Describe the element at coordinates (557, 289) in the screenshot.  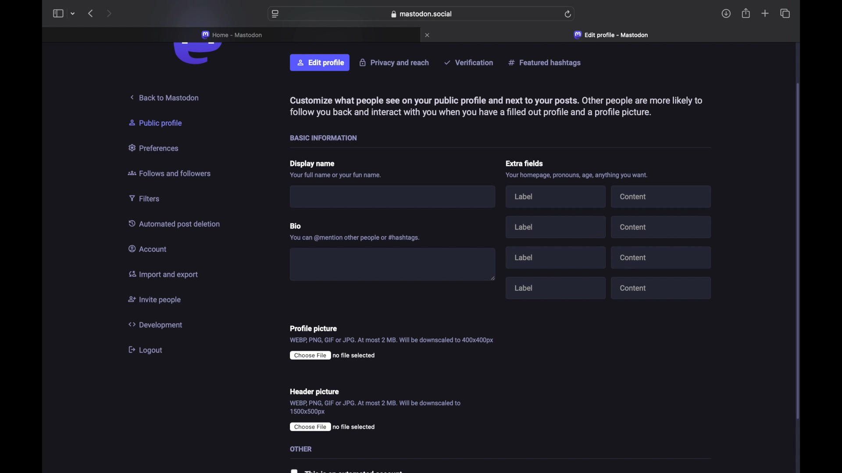
I see `label` at that location.